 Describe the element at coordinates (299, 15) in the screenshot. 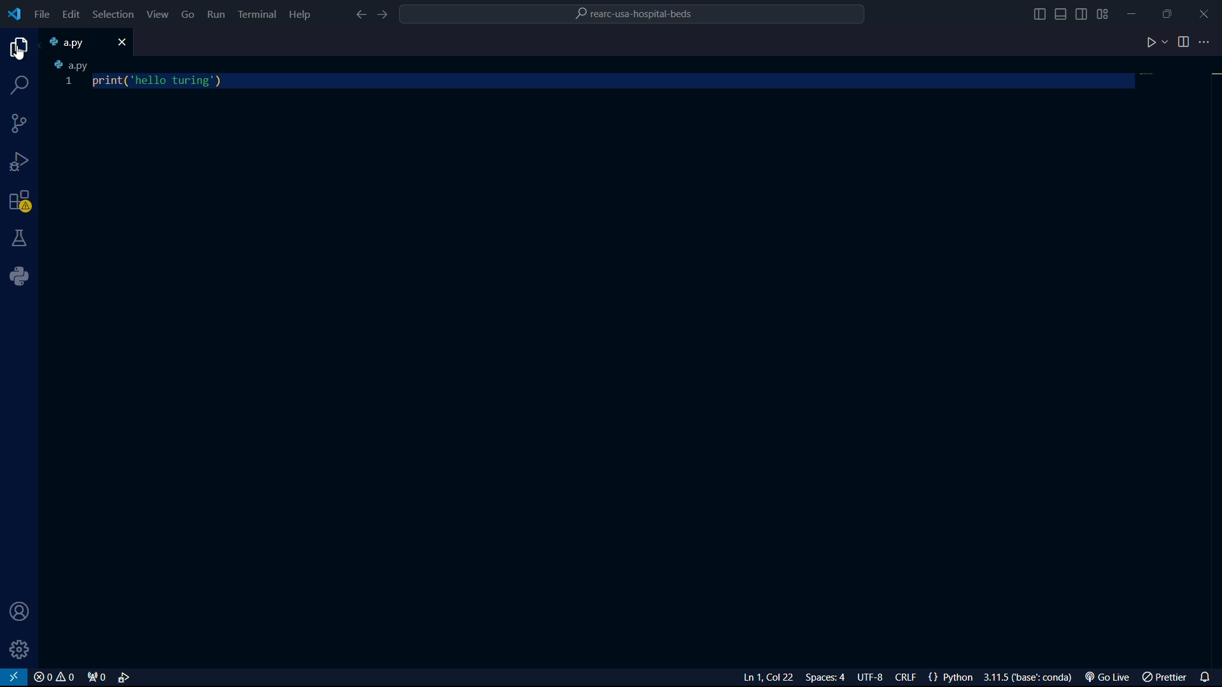

I see `help menu` at that location.